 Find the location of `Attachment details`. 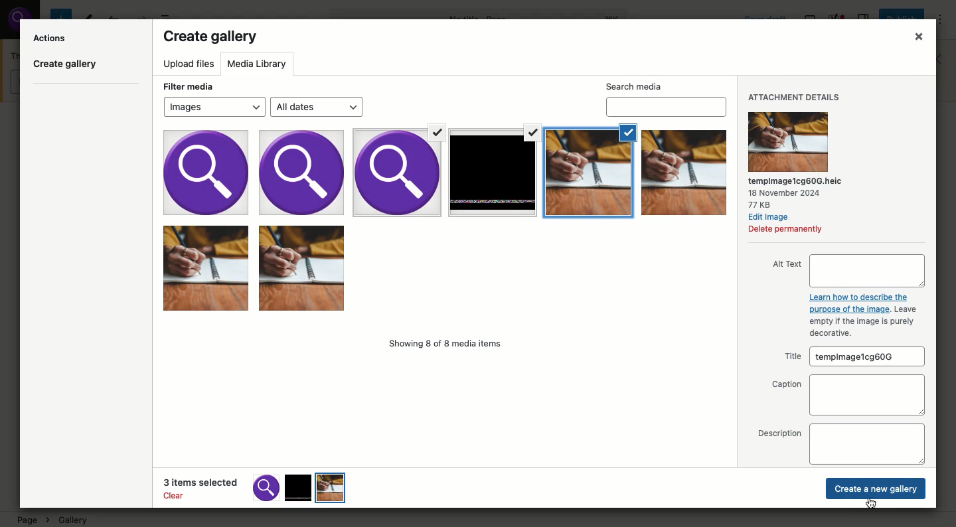

Attachment details is located at coordinates (795, 96).